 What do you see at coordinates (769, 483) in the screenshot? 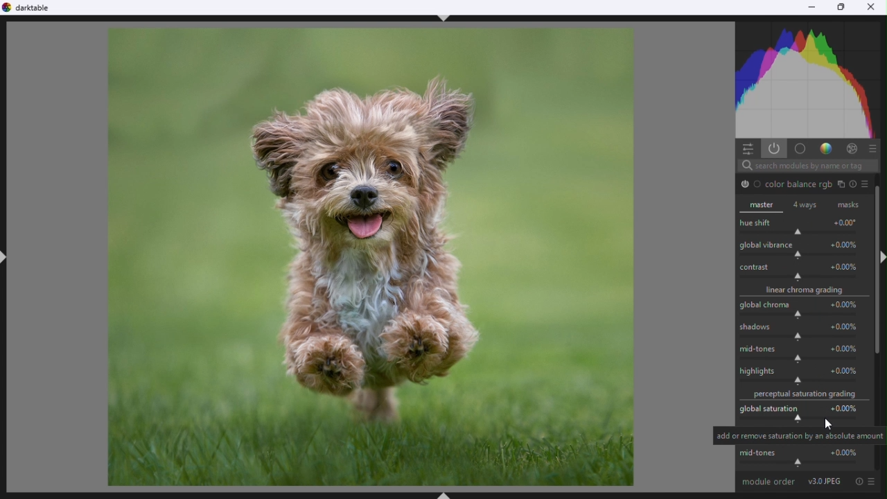
I see `Module order` at bounding box center [769, 483].